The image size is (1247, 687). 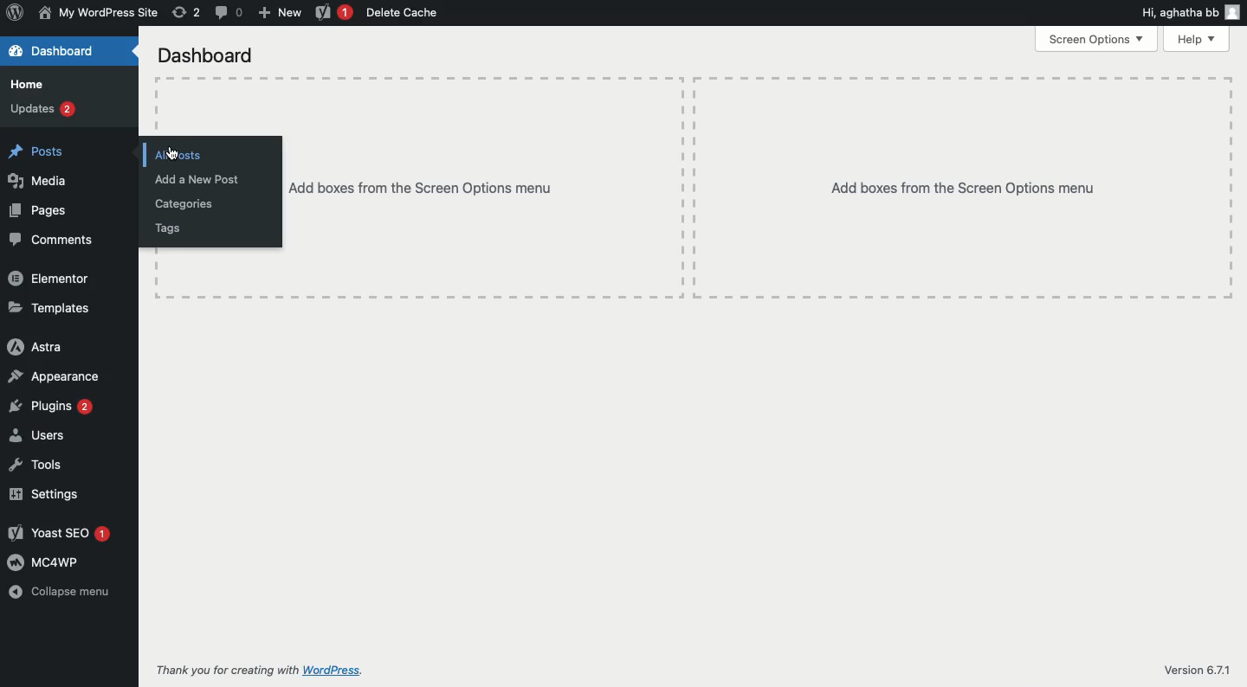 What do you see at coordinates (61, 591) in the screenshot?
I see `Collapse menu` at bounding box center [61, 591].